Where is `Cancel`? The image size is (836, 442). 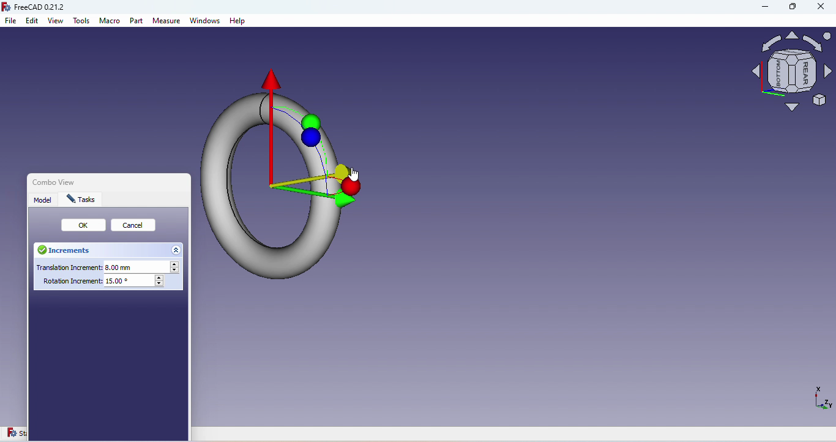 Cancel is located at coordinates (136, 227).